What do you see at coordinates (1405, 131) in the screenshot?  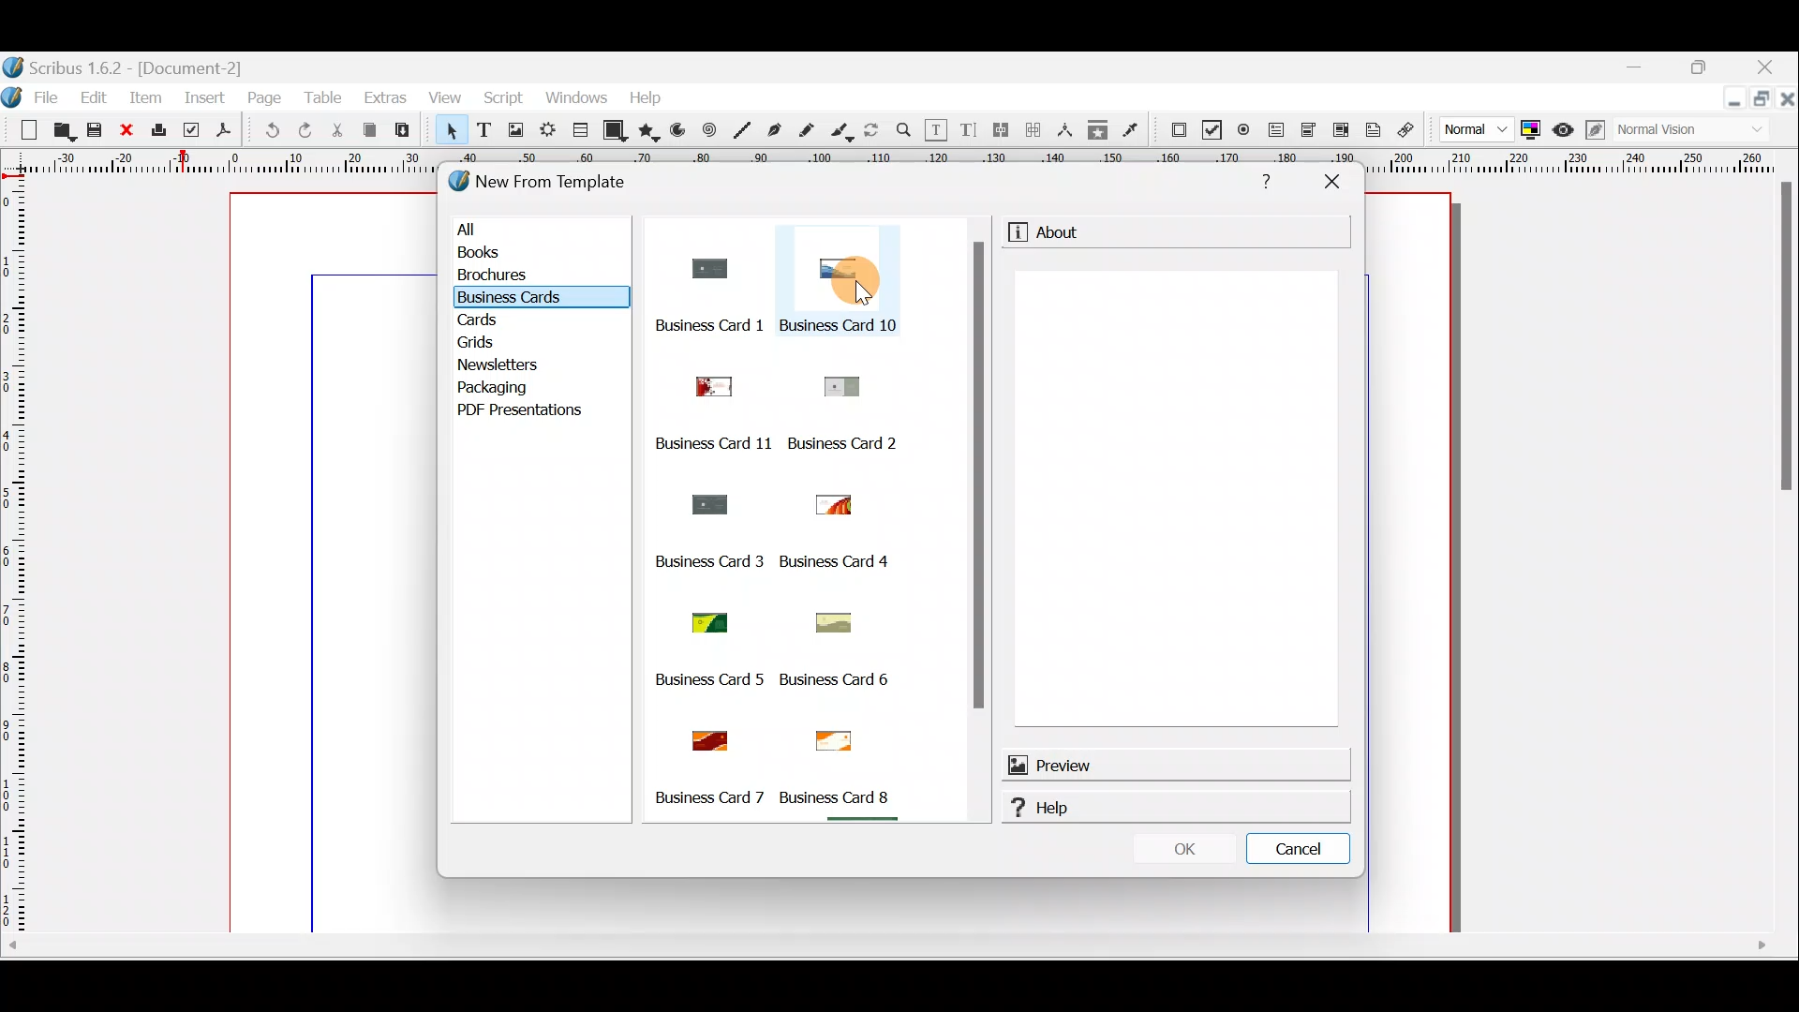 I see `Link annotation` at bounding box center [1405, 131].